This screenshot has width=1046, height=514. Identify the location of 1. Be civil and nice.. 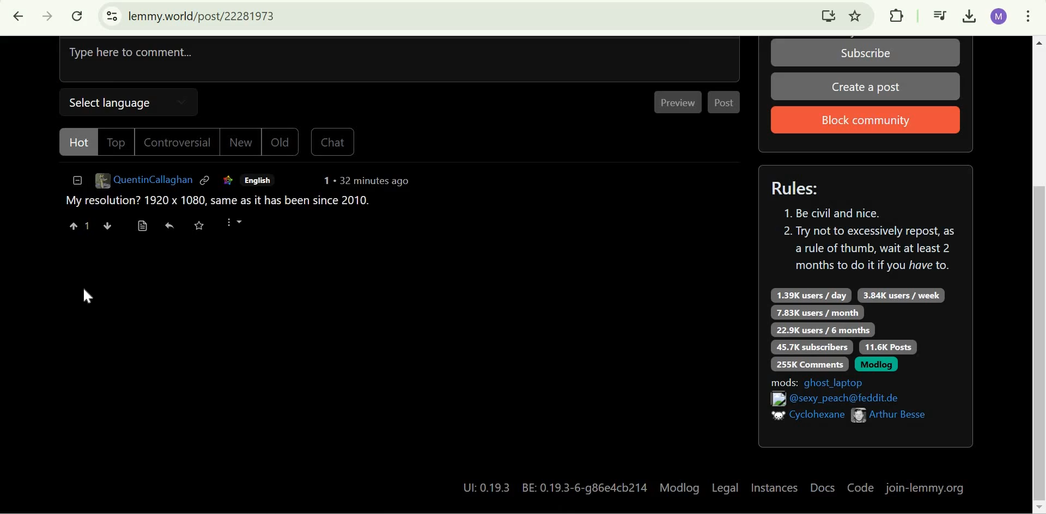
(838, 215).